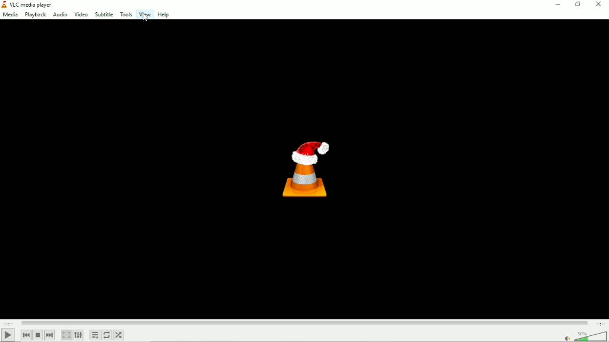 This screenshot has height=342, width=609. I want to click on Media, so click(11, 14).